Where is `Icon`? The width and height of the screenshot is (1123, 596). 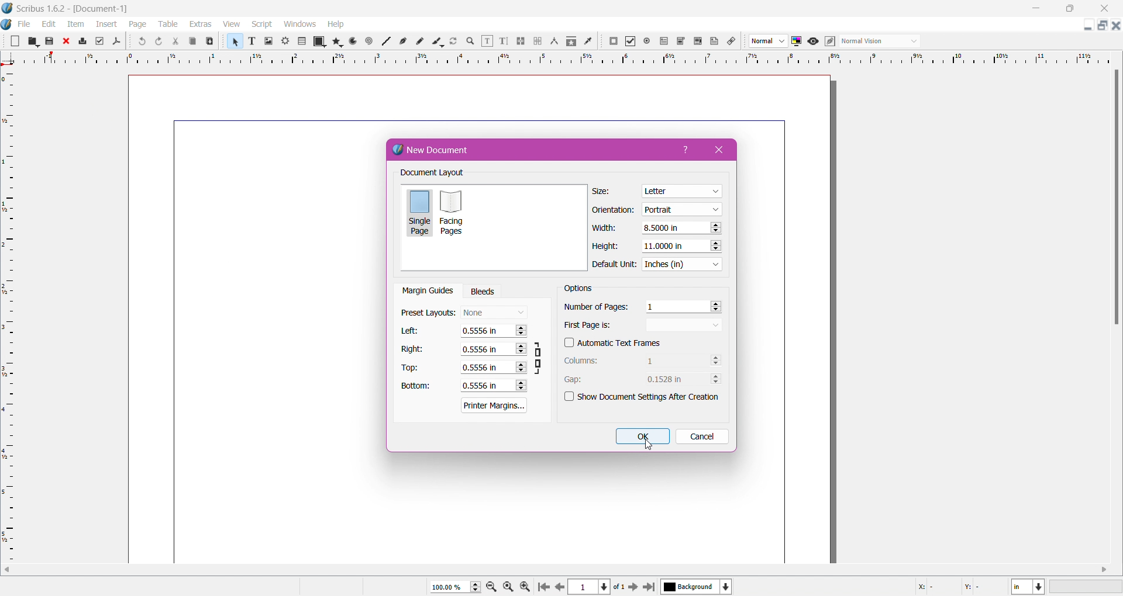 Icon is located at coordinates (664, 41).